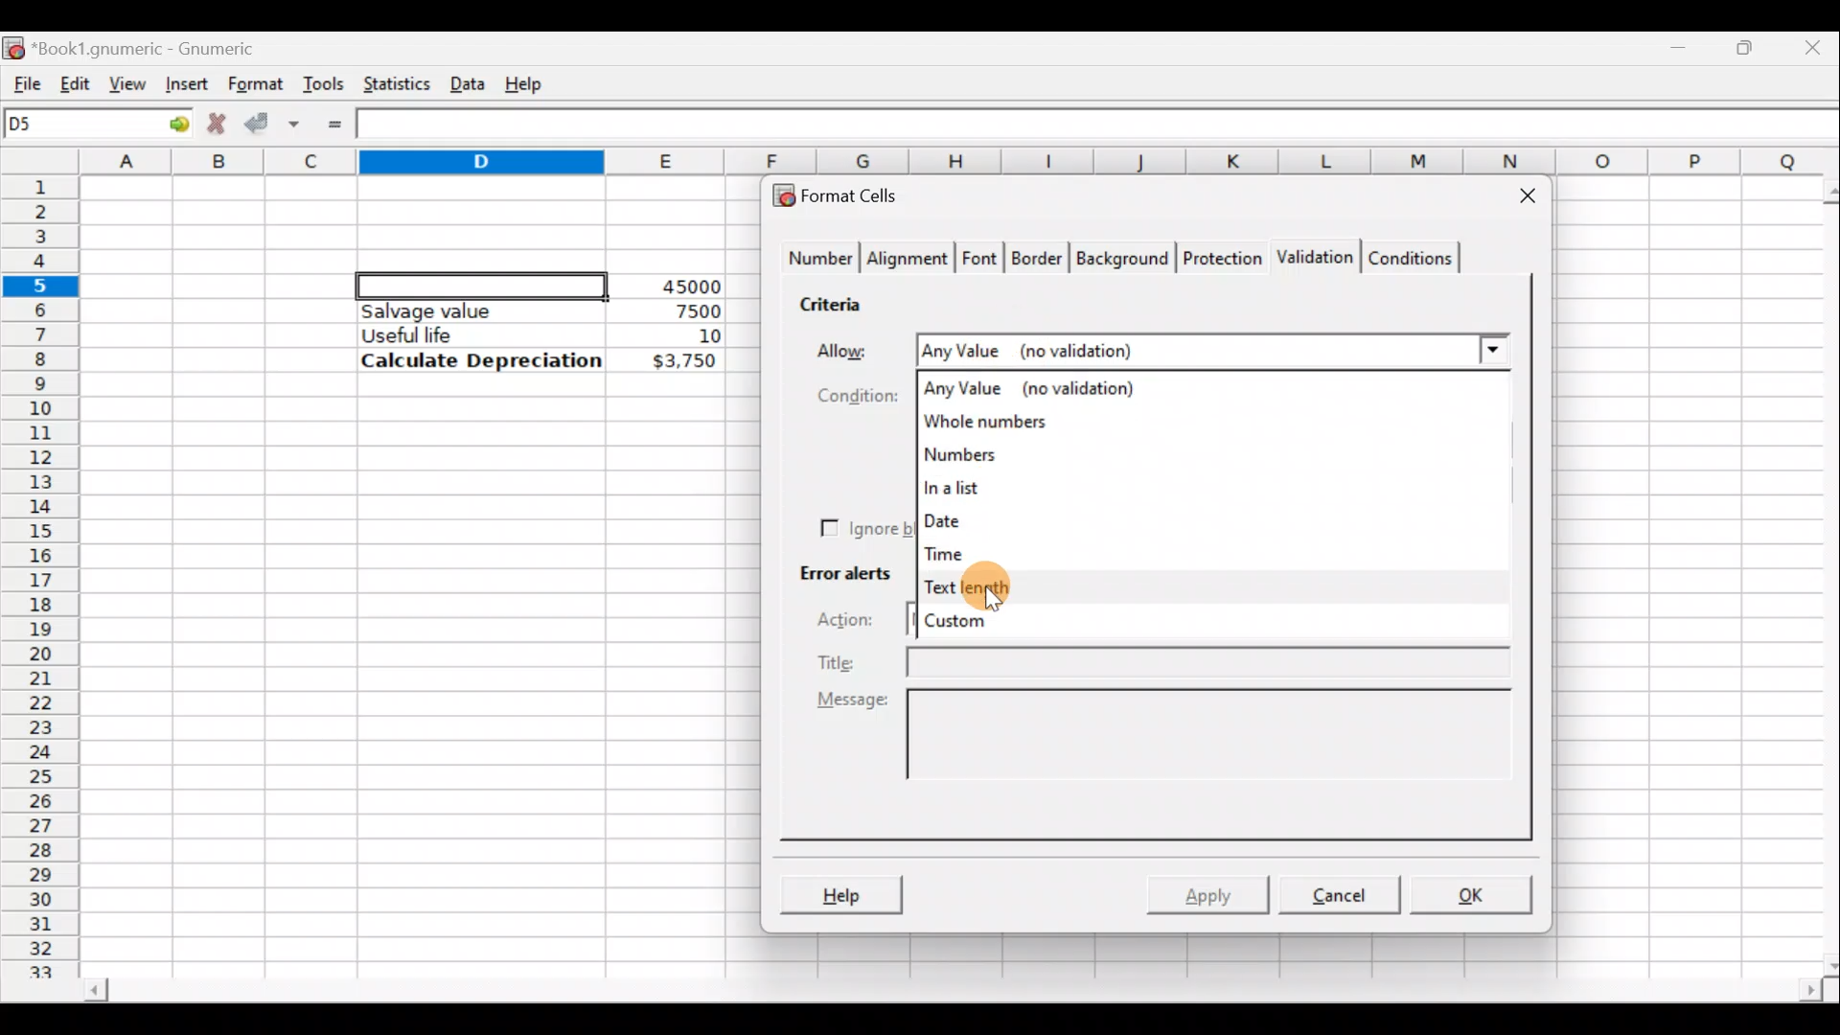  I want to click on Book1.gnumeric - Gnumeric, so click(157, 47).